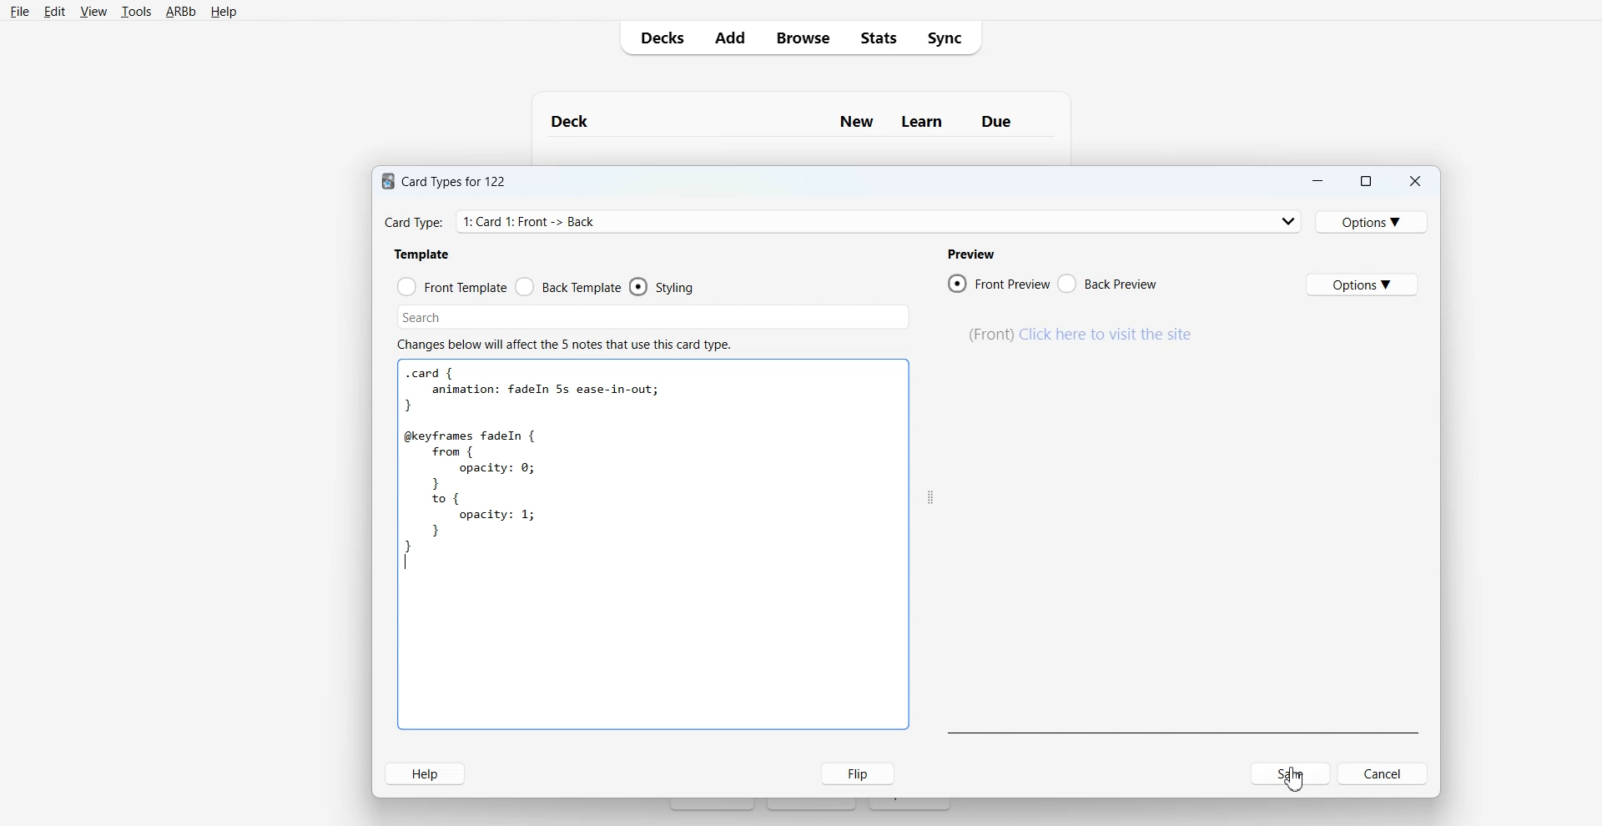 The image size is (1602, 826). I want to click on Stats, so click(880, 37).